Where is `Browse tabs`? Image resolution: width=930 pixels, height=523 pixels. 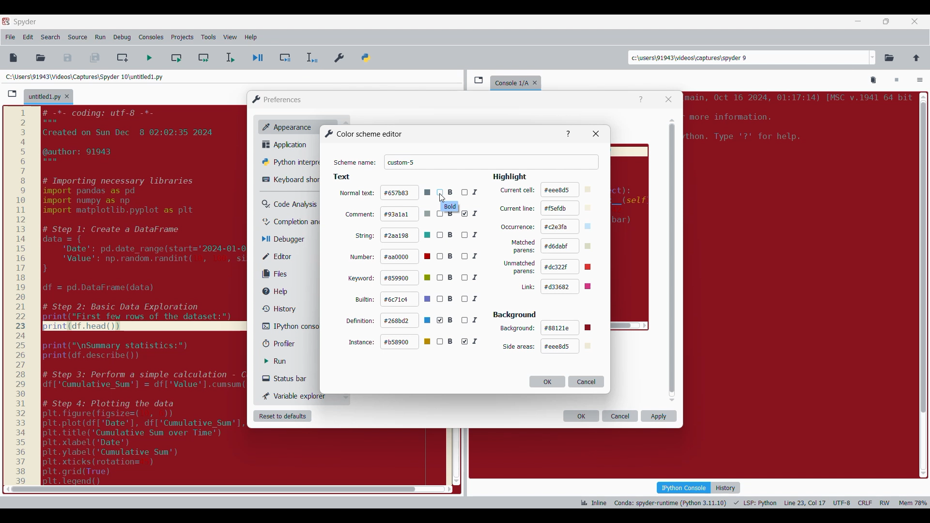
Browse tabs is located at coordinates (12, 94).